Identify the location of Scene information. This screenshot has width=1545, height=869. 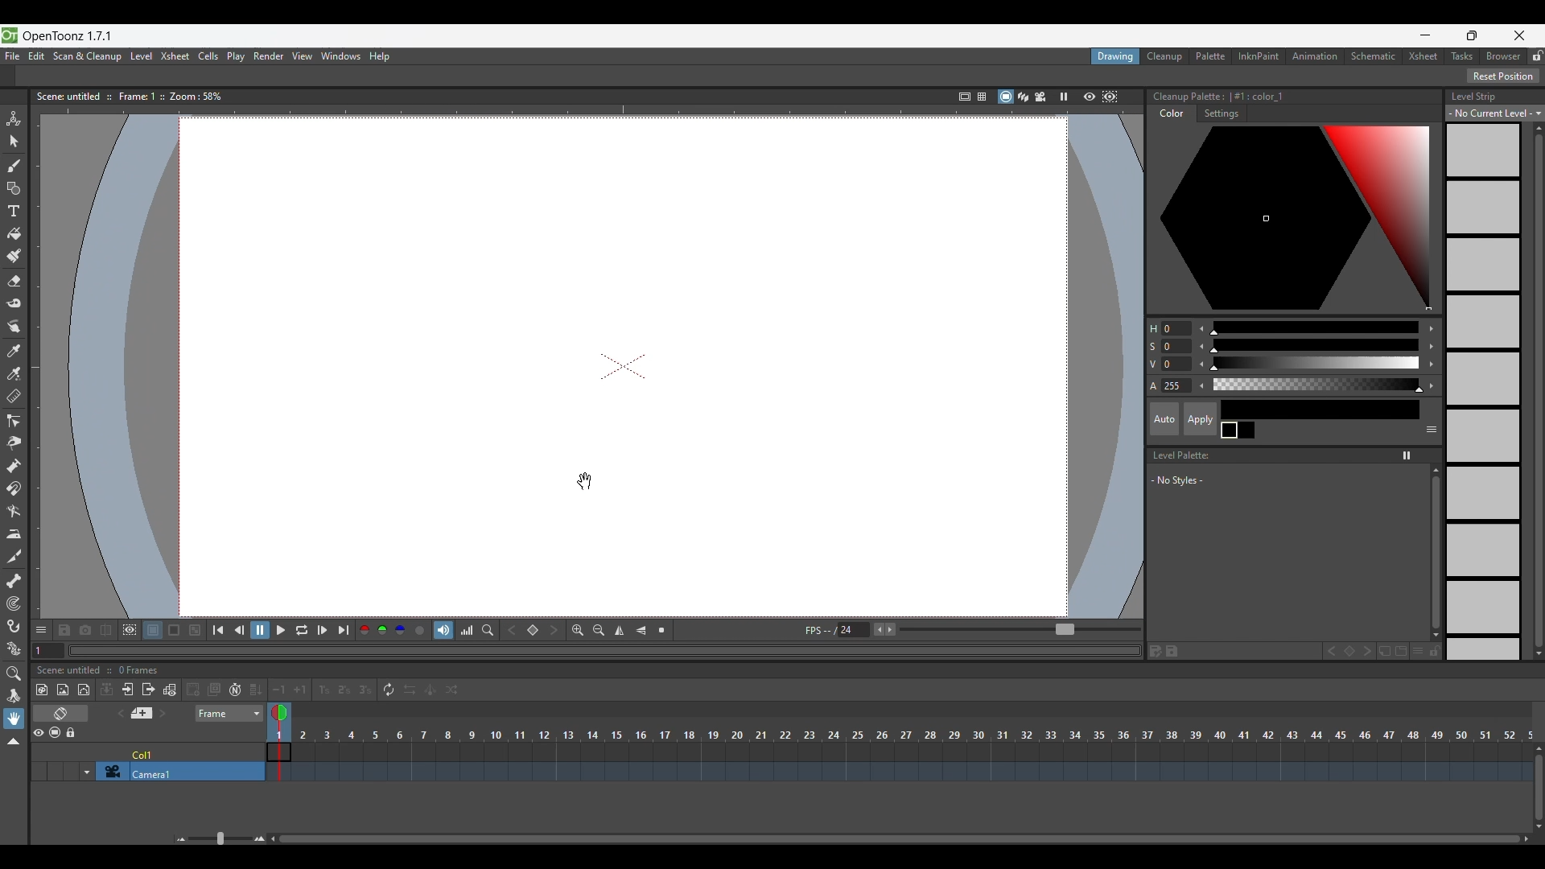
(130, 97).